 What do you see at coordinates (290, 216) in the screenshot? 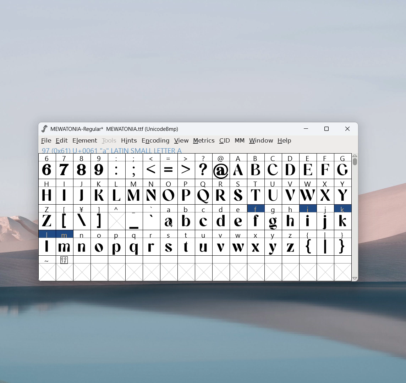
I see `h` at bounding box center [290, 216].